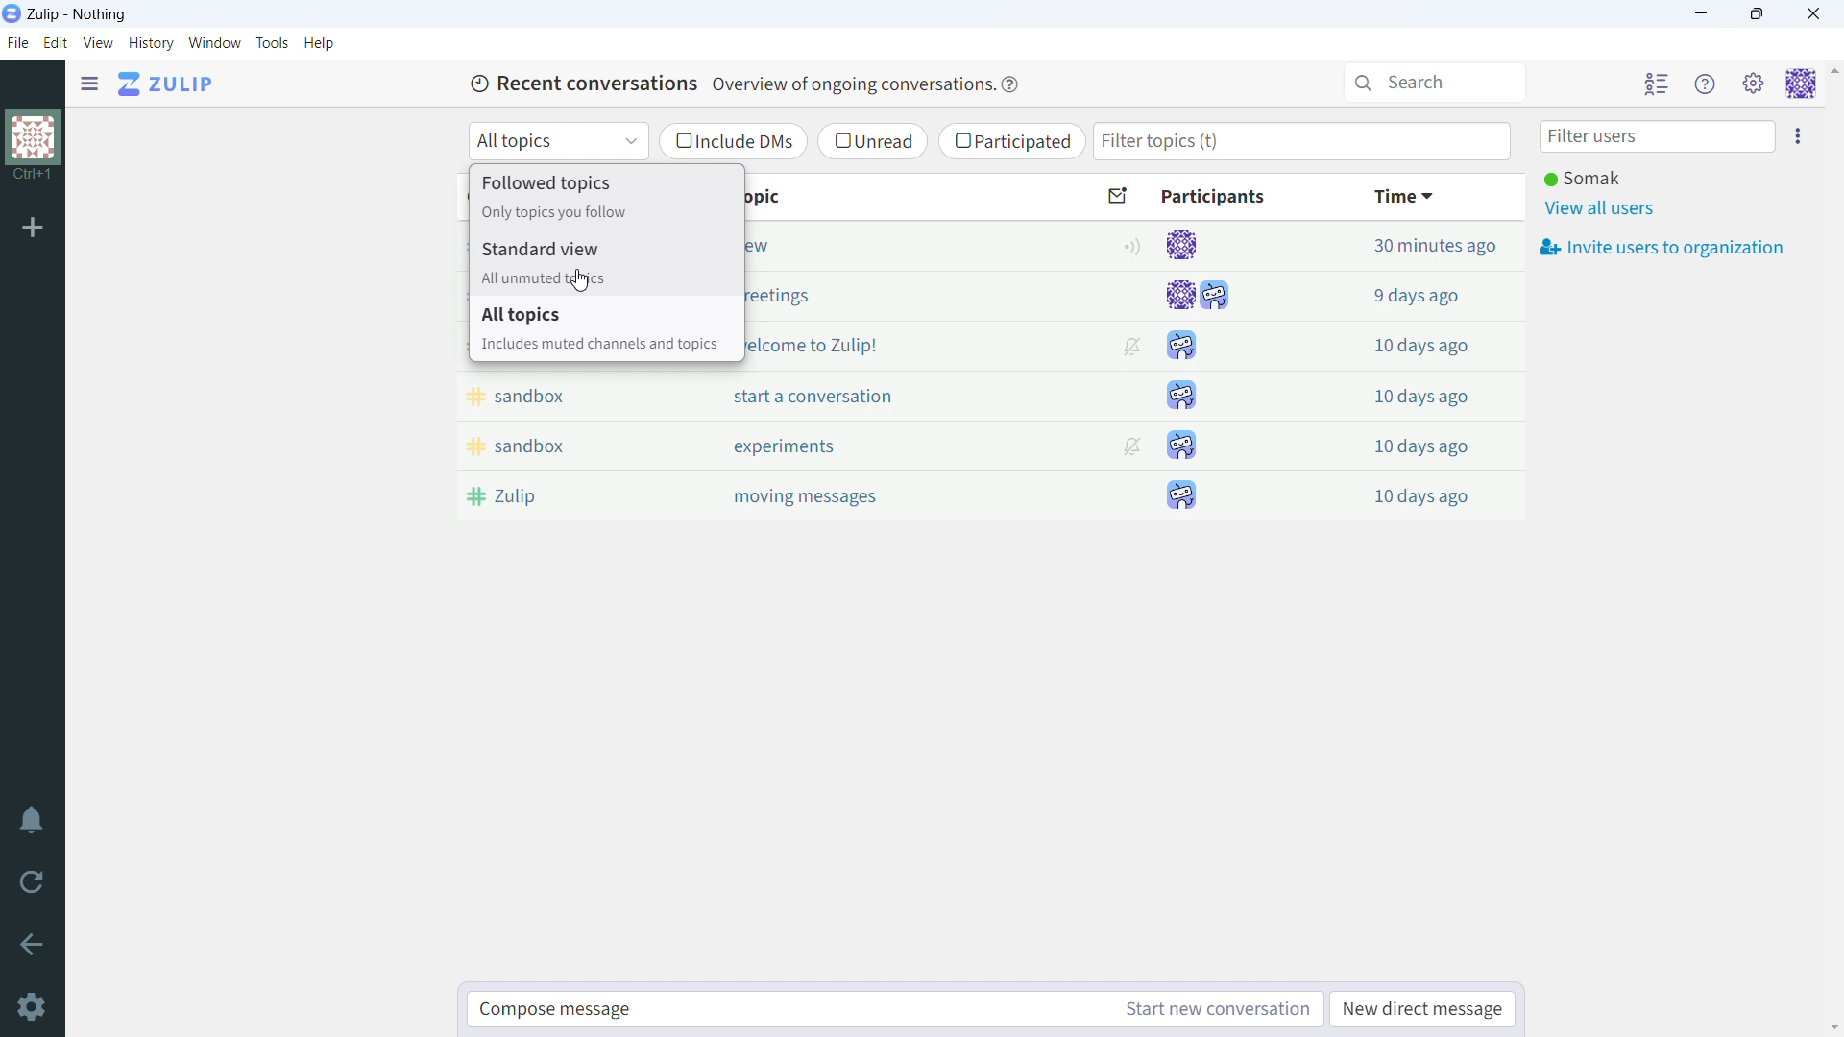  What do you see at coordinates (558, 495) in the screenshot?
I see `Zulip` at bounding box center [558, 495].